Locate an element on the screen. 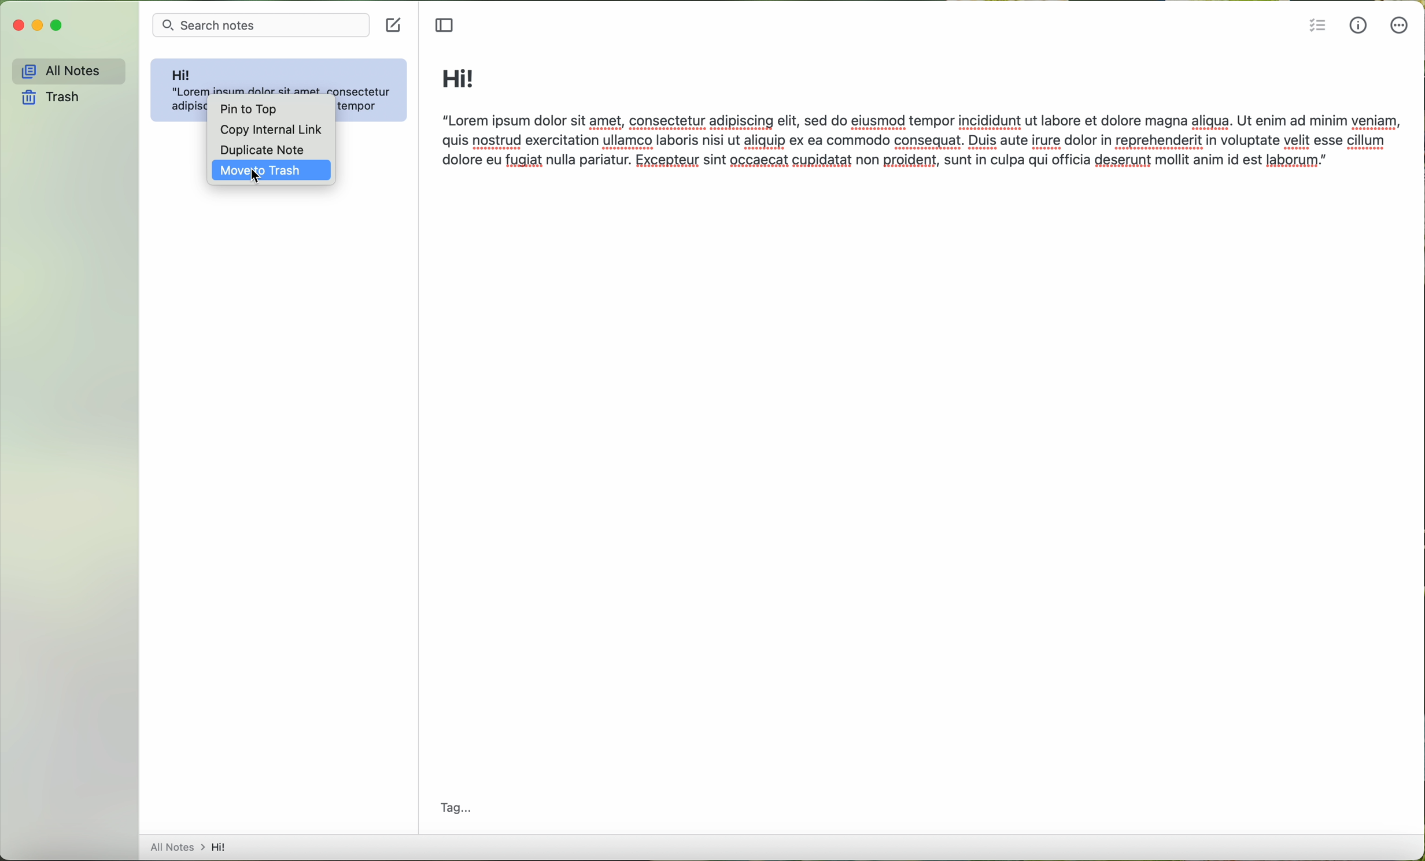  toggle sidebar is located at coordinates (447, 26).